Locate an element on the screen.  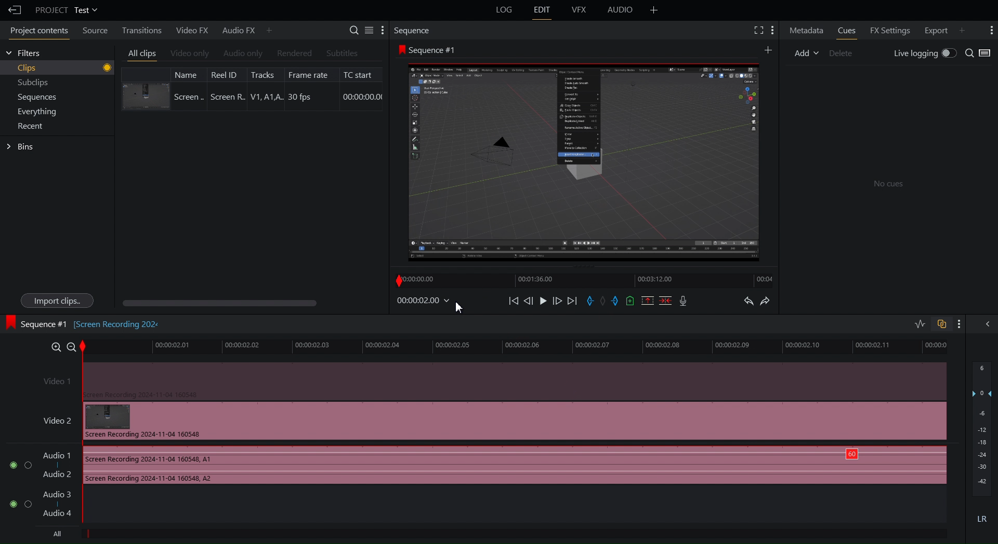
Sequences is located at coordinates (37, 98).